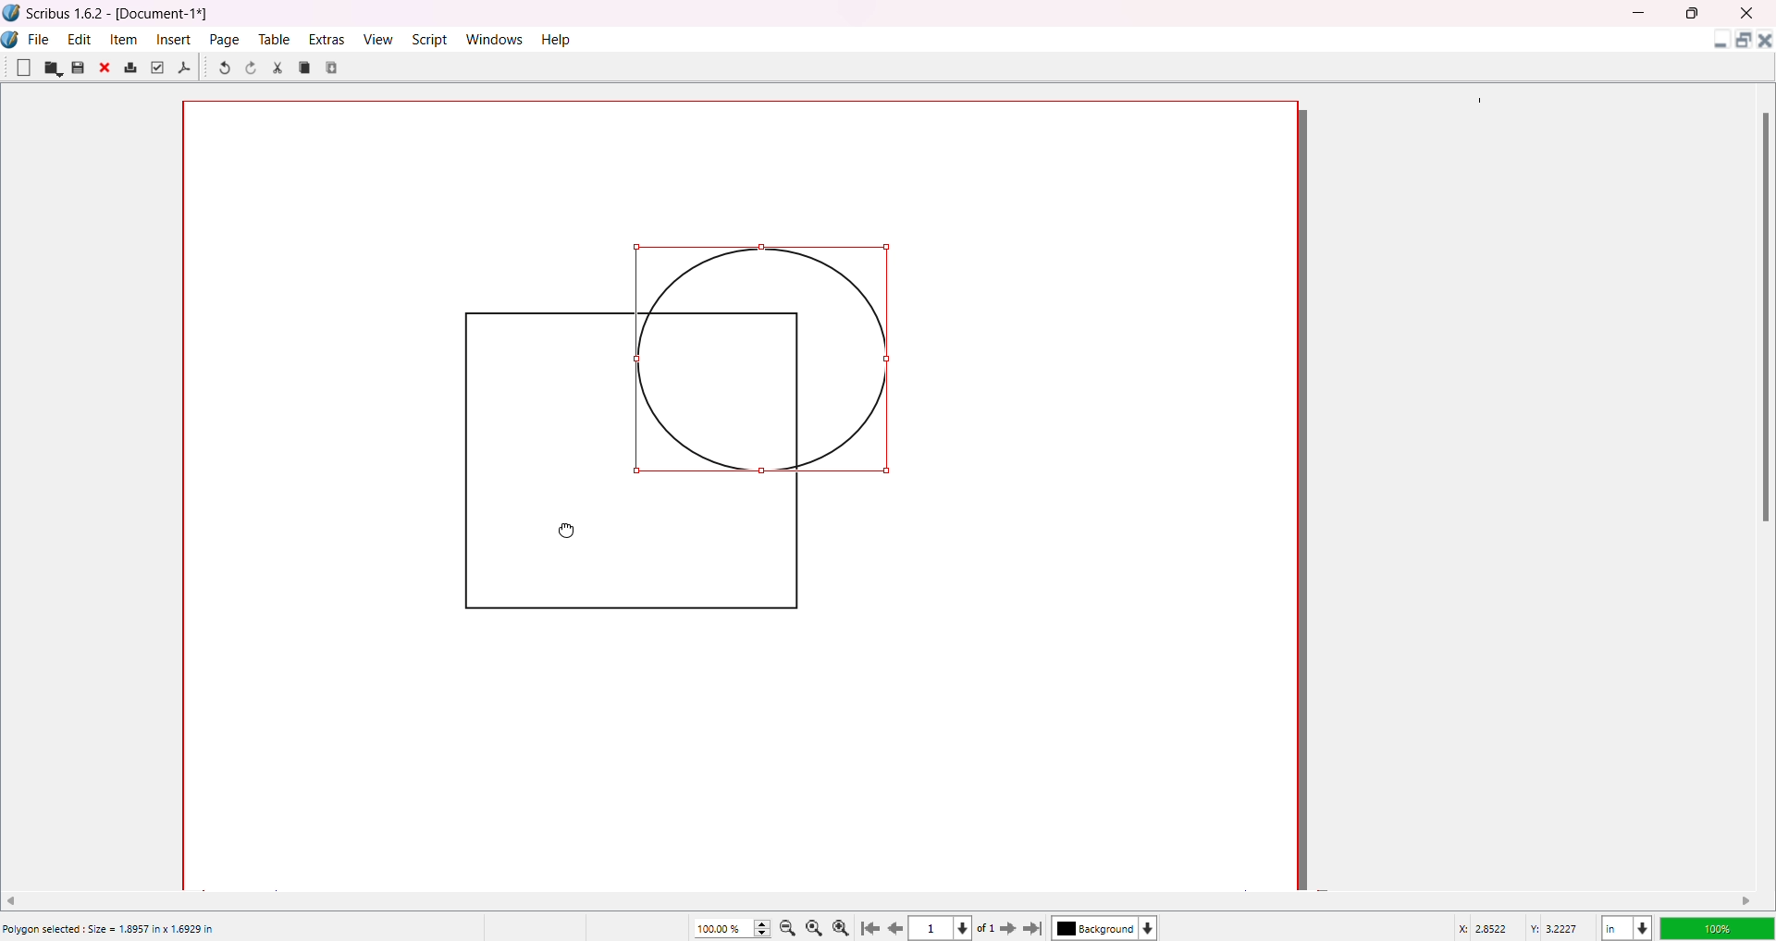 The image size is (1776, 941). Describe the element at coordinates (1761, 315) in the screenshot. I see `Scroll Bar` at that location.